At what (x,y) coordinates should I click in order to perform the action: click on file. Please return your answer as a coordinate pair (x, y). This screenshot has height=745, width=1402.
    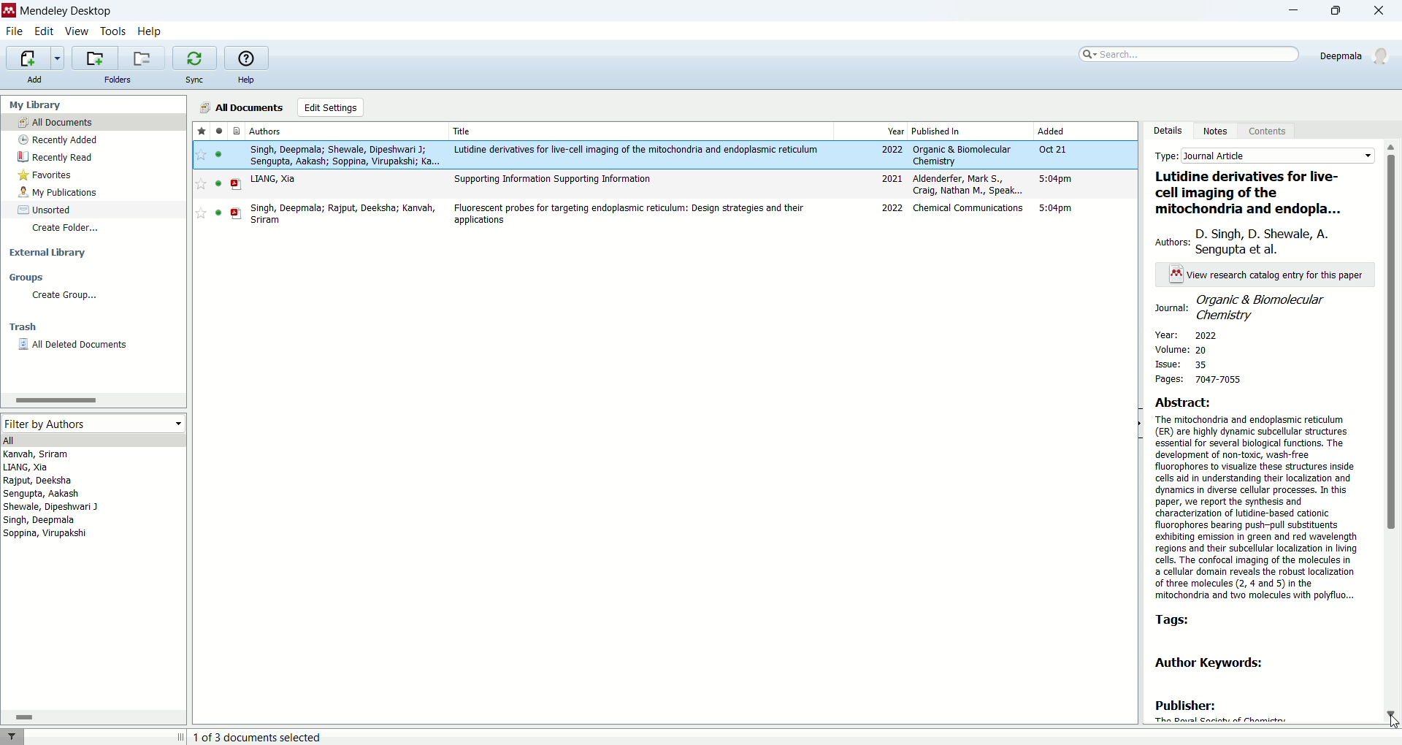
    Looking at the image, I should click on (15, 32).